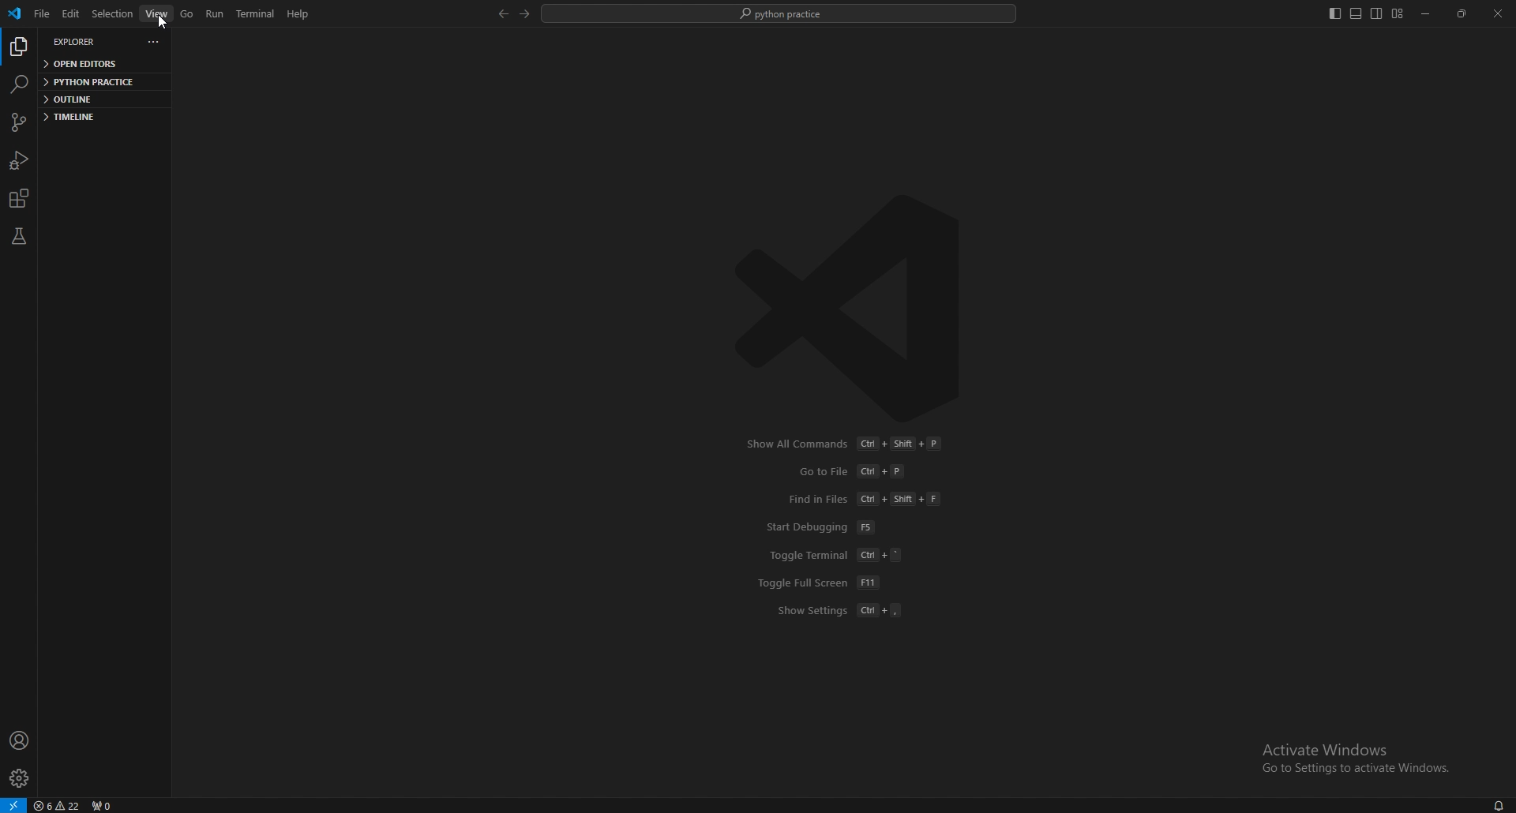  What do you see at coordinates (1398, 13) in the screenshot?
I see `customize layout` at bounding box center [1398, 13].